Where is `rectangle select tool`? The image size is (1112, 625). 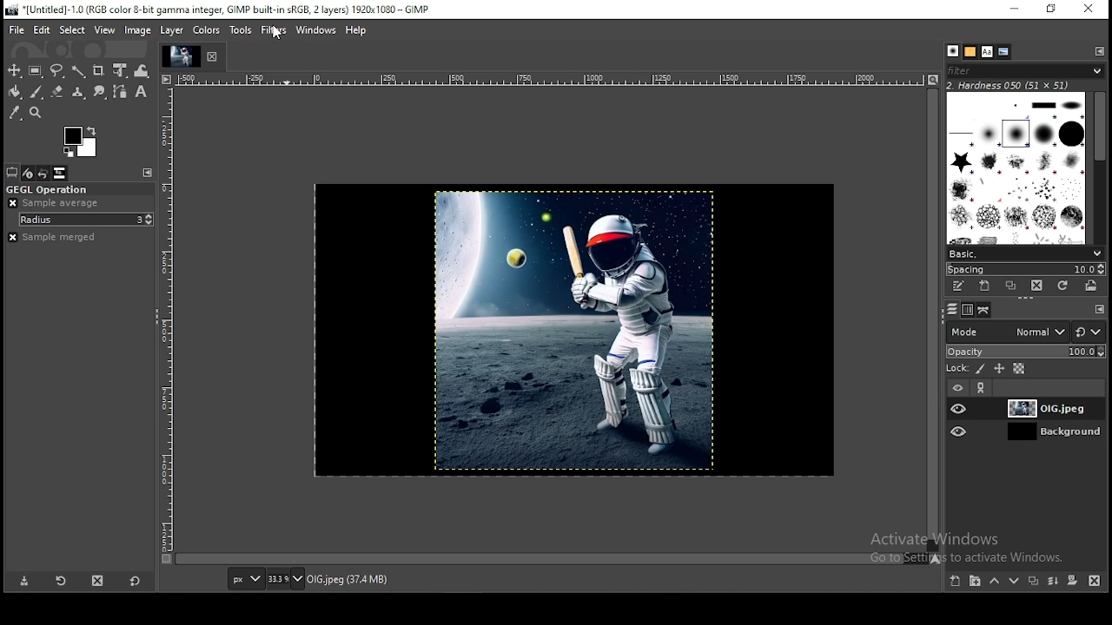 rectangle select tool is located at coordinates (37, 71).